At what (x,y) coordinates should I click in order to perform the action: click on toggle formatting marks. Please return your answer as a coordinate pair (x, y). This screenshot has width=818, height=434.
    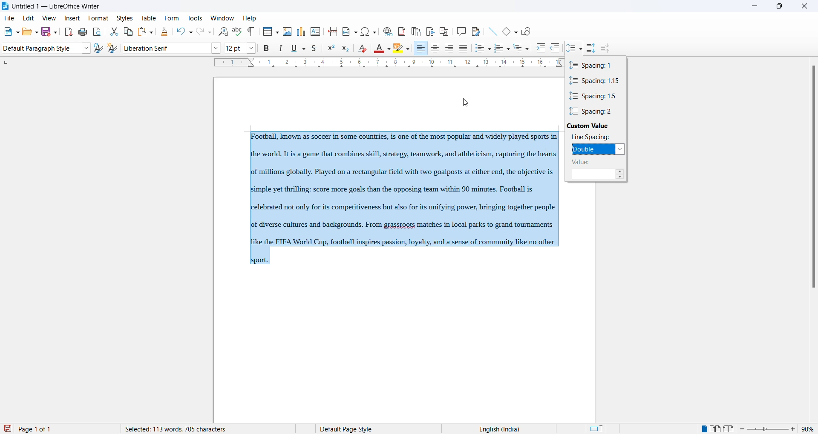
    Looking at the image, I should click on (252, 32).